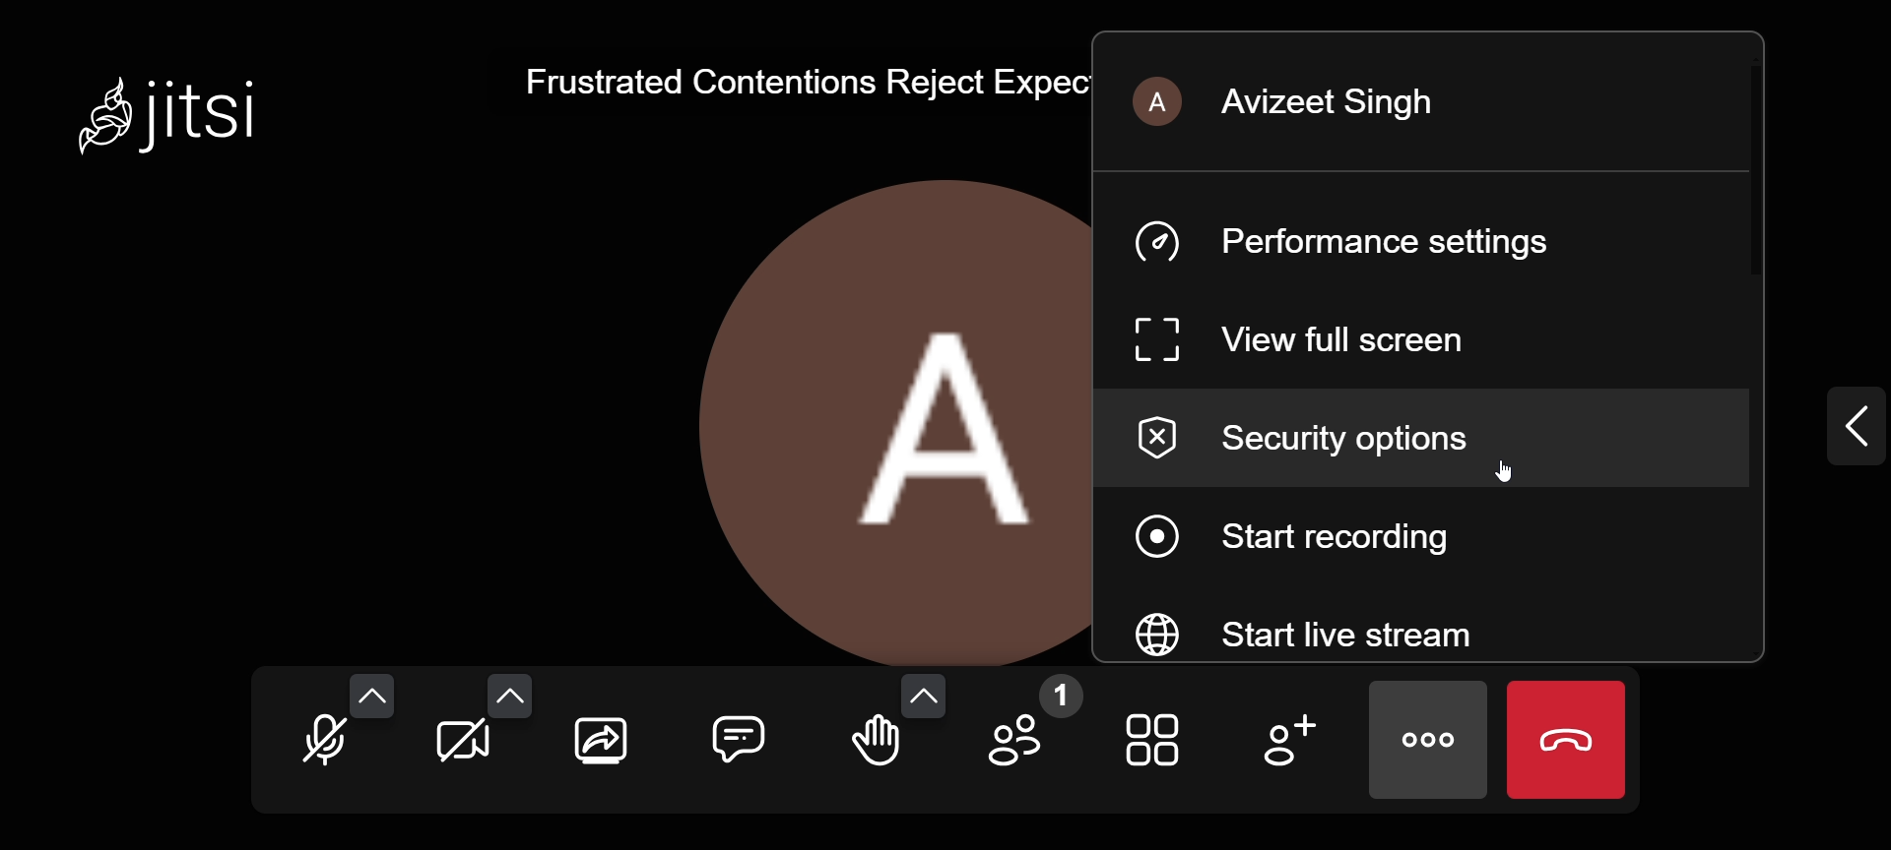 Image resolution: width=1891 pixels, height=850 pixels. What do you see at coordinates (737, 738) in the screenshot?
I see `chat` at bounding box center [737, 738].